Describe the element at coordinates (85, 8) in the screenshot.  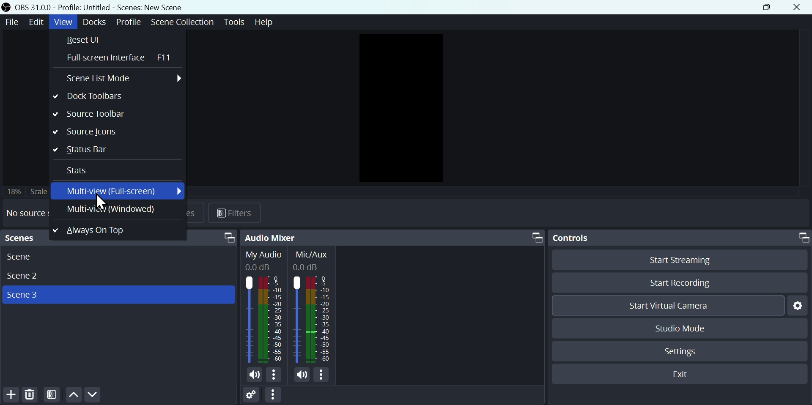
I see `Profile Title` at that location.